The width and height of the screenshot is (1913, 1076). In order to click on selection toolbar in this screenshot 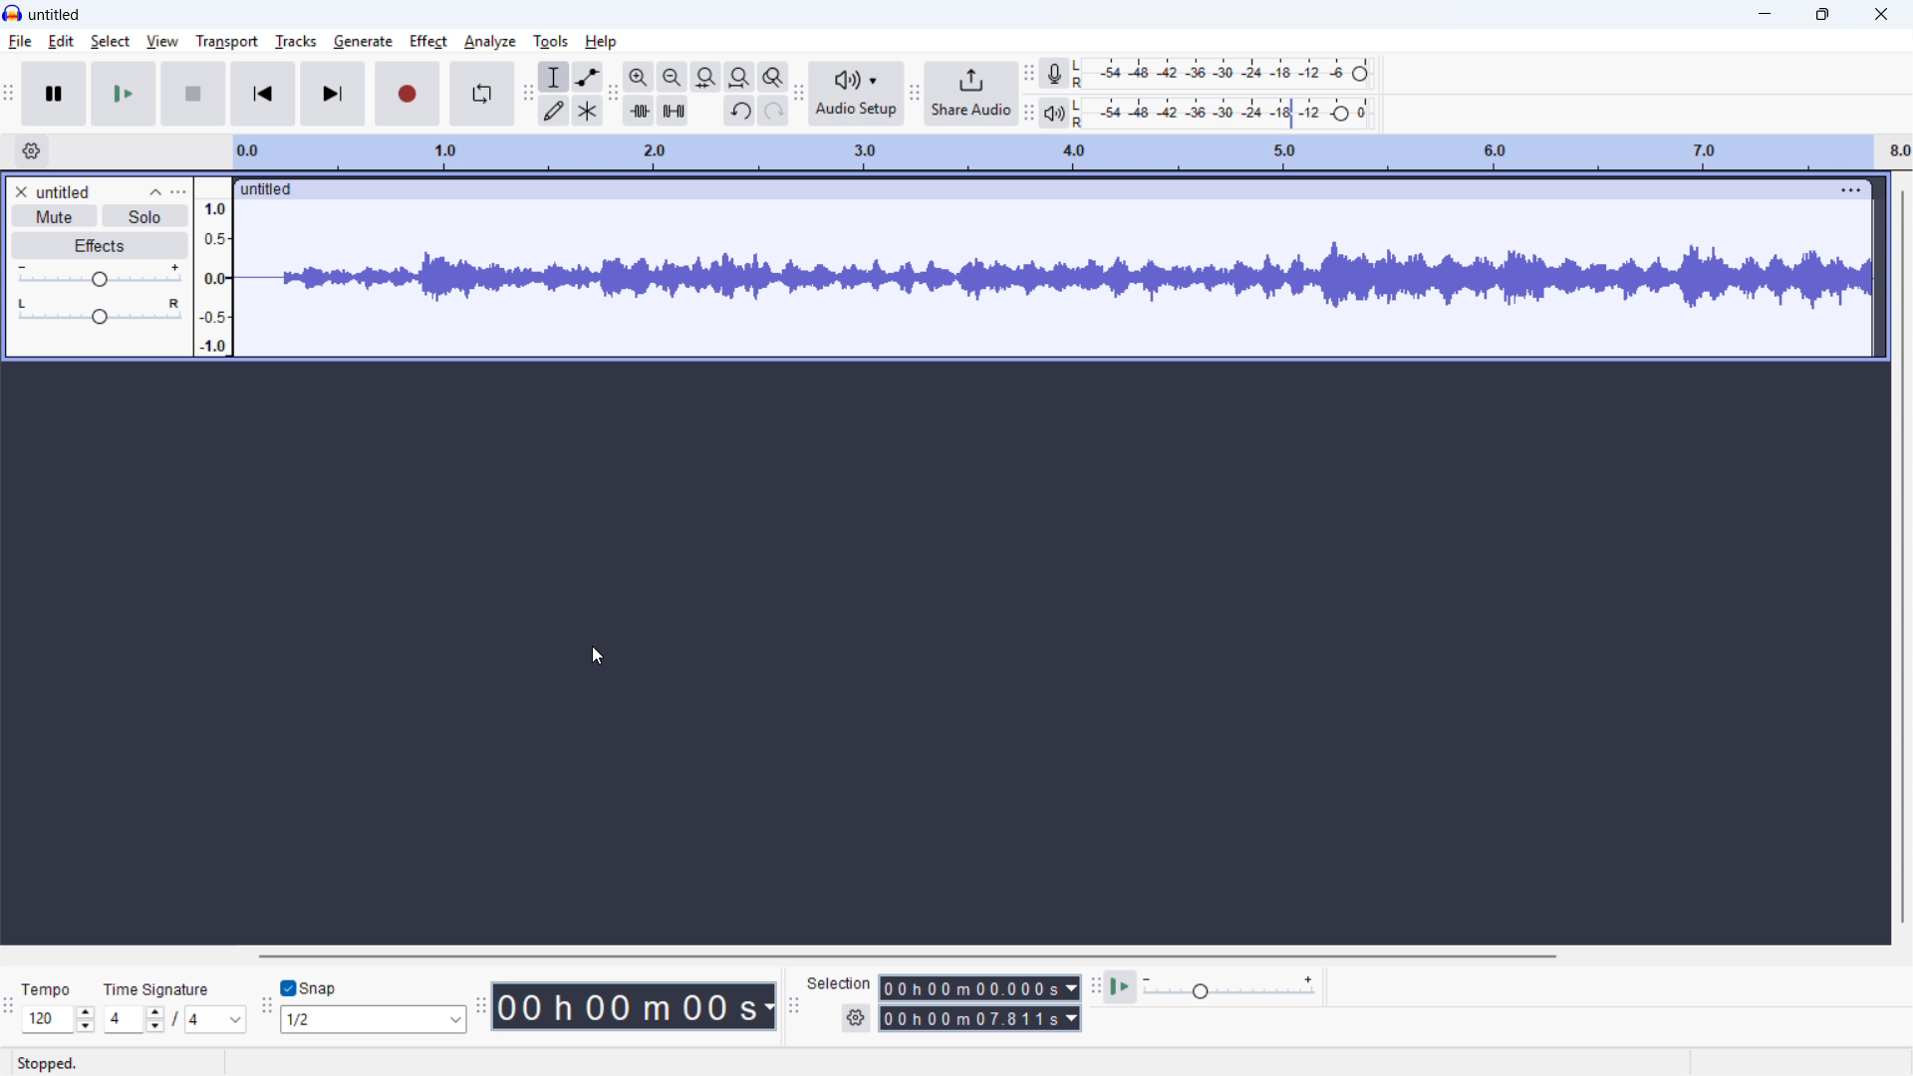, I will do `click(795, 1004)`.